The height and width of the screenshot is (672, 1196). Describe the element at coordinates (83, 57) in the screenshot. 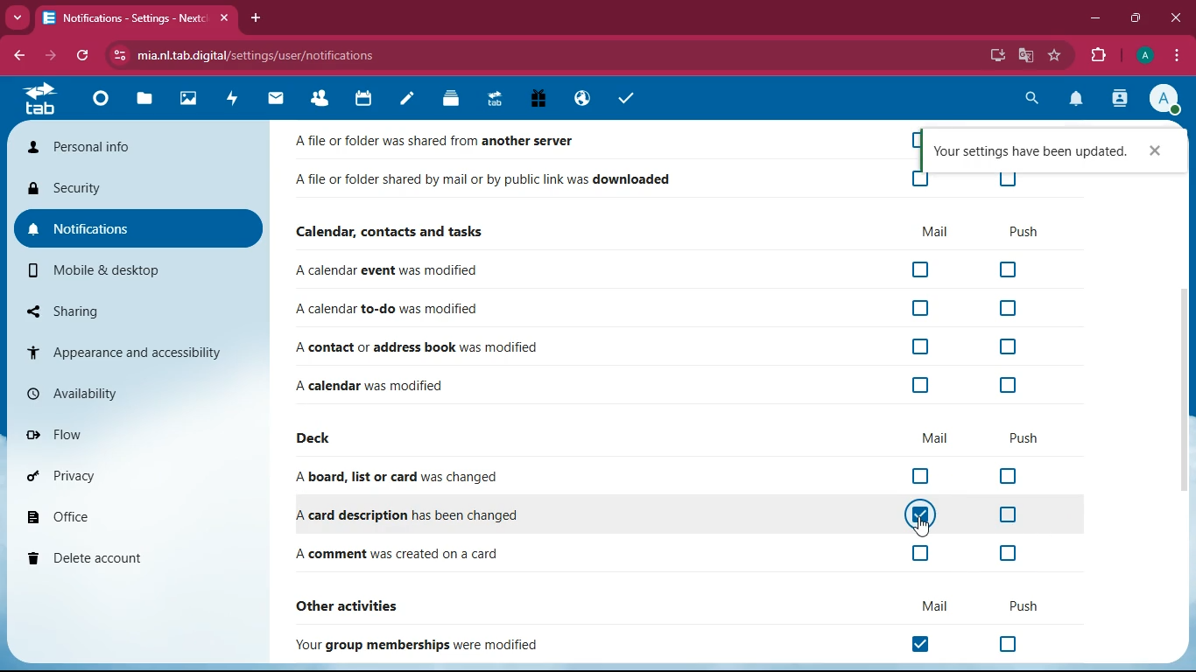

I see `refresh` at that location.